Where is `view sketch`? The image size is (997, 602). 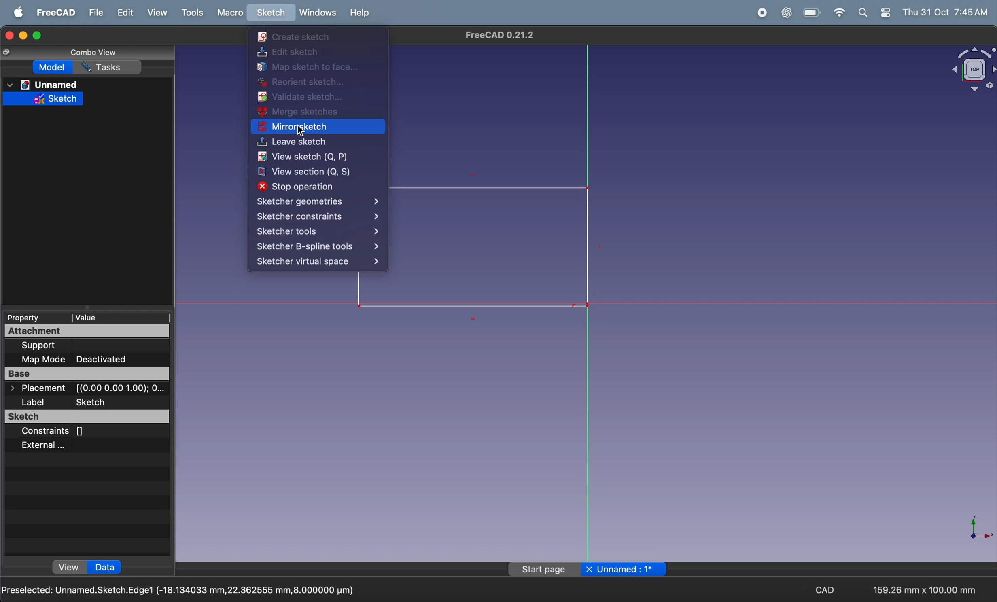 view sketch is located at coordinates (313, 157).